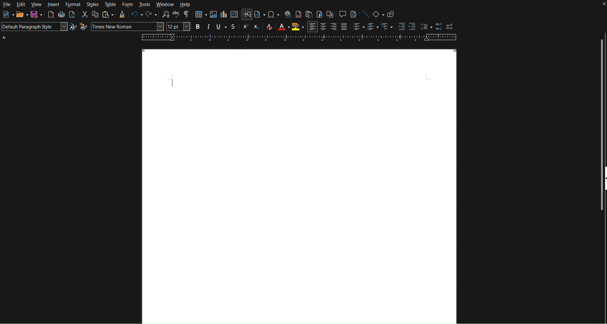 This screenshot has width=607, height=324. What do you see at coordinates (37, 5) in the screenshot?
I see `View` at bounding box center [37, 5].